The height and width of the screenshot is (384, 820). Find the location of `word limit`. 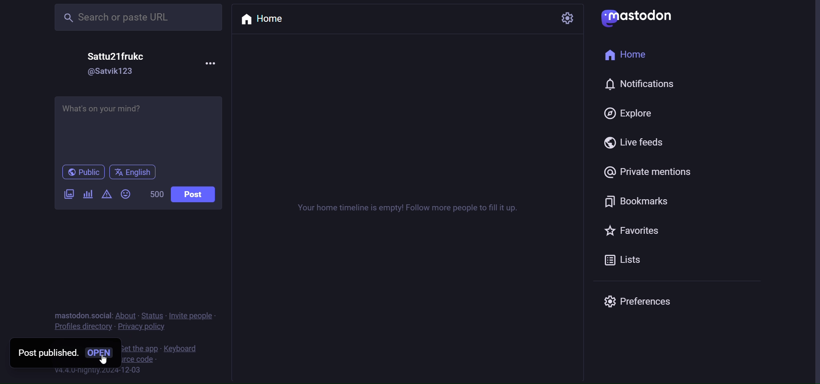

word limit is located at coordinates (157, 195).